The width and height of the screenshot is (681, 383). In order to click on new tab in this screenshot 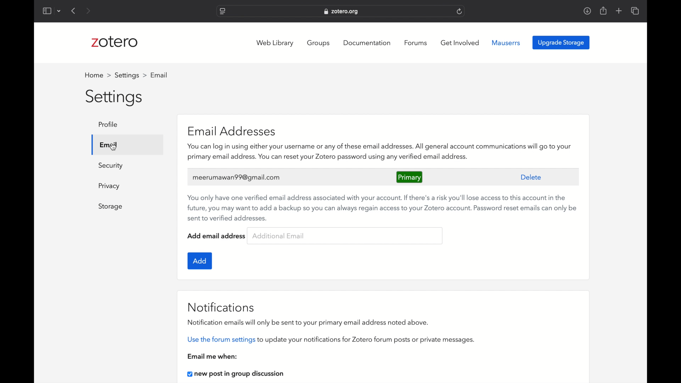, I will do `click(619, 11)`.